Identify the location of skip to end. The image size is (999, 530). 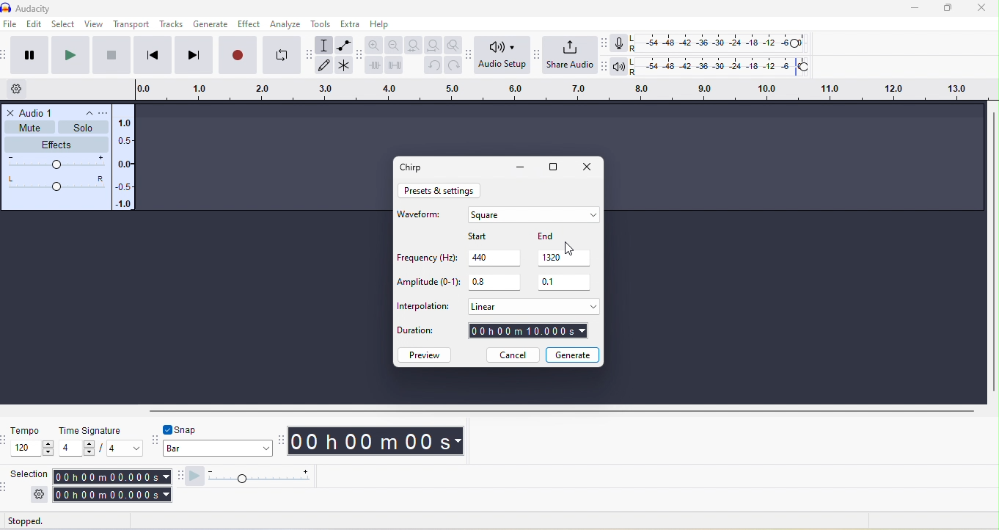
(193, 56).